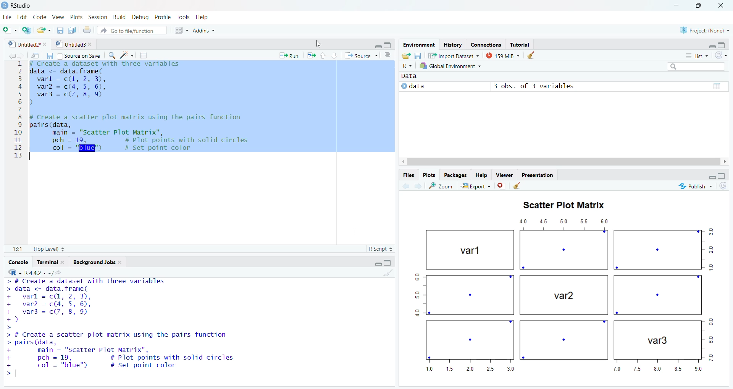  What do you see at coordinates (40, 16) in the screenshot?
I see `Code` at bounding box center [40, 16].